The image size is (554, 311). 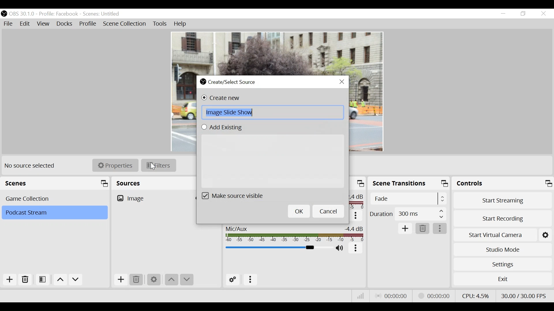 I want to click on View, so click(x=44, y=24).